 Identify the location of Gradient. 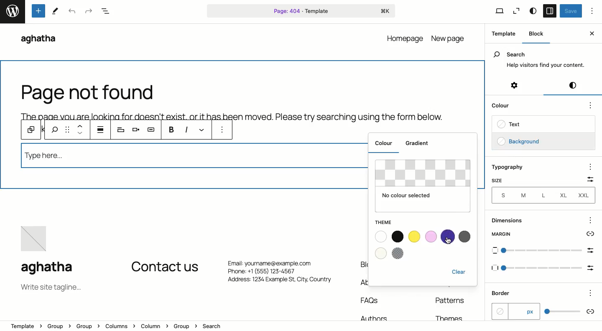
(419, 143).